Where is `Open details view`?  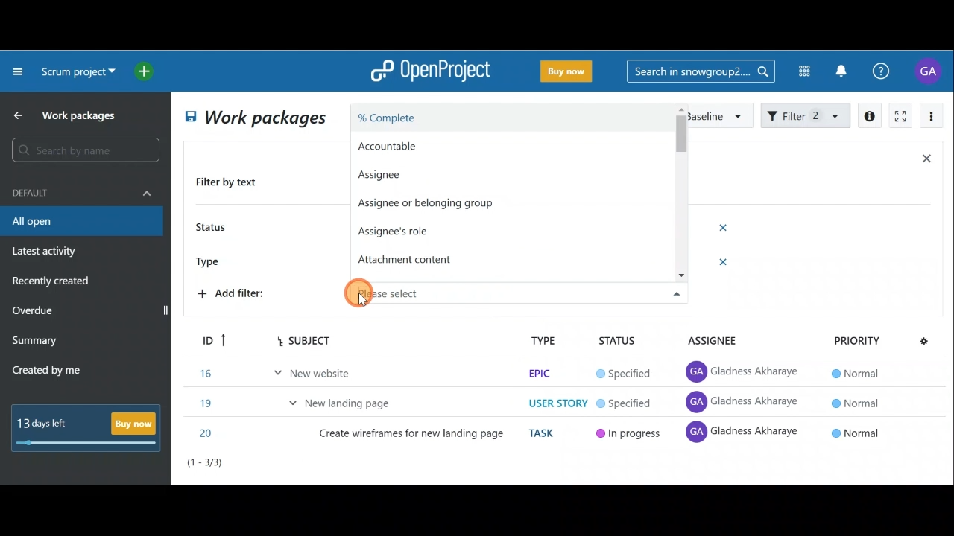 Open details view is located at coordinates (871, 116).